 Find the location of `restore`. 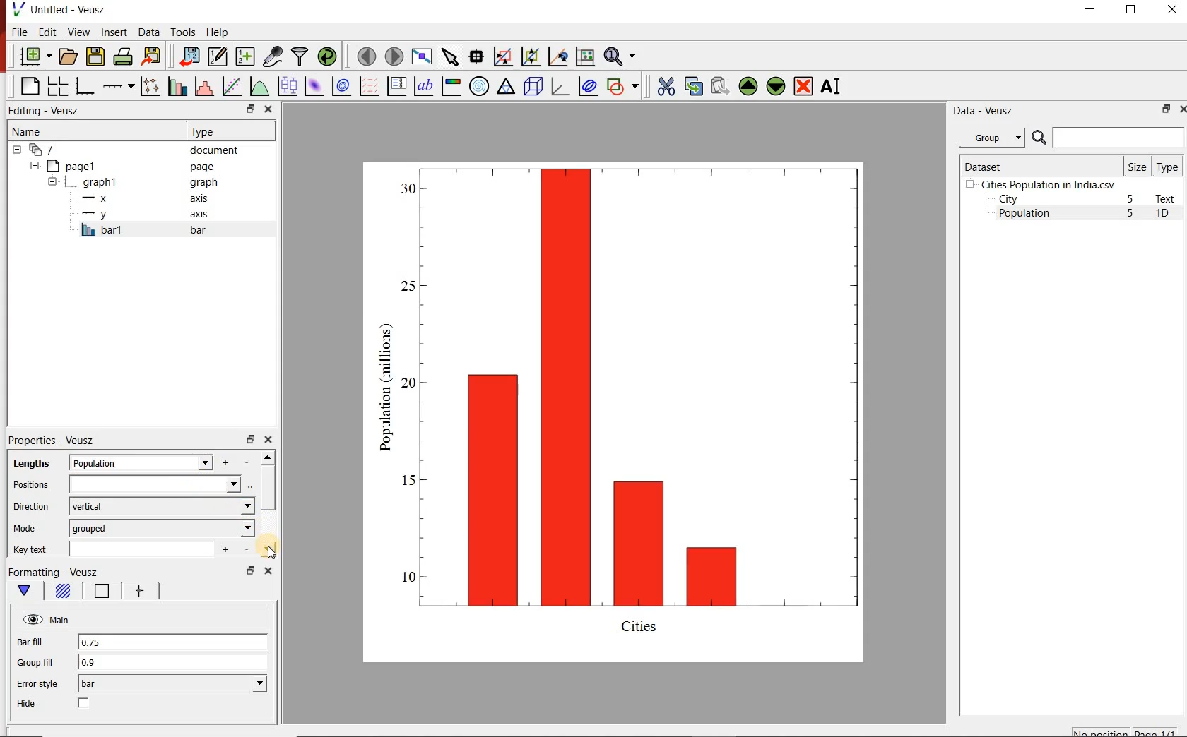

restore is located at coordinates (249, 570).